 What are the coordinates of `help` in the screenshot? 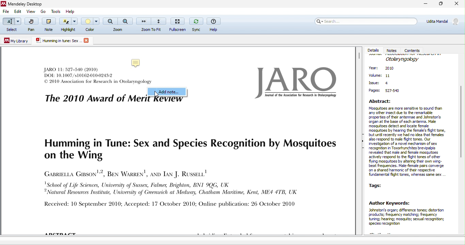 It's located at (71, 12).